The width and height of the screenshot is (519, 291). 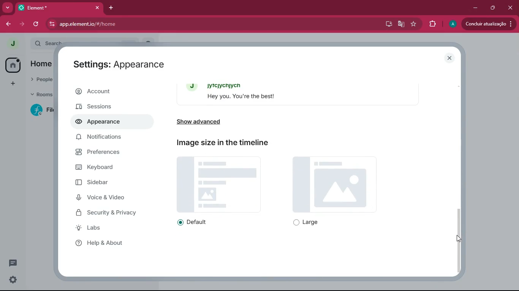 What do you see at coordinates (301, 93) in the screenshot?
I see `message bubbles` at bounding box center [301, 93].